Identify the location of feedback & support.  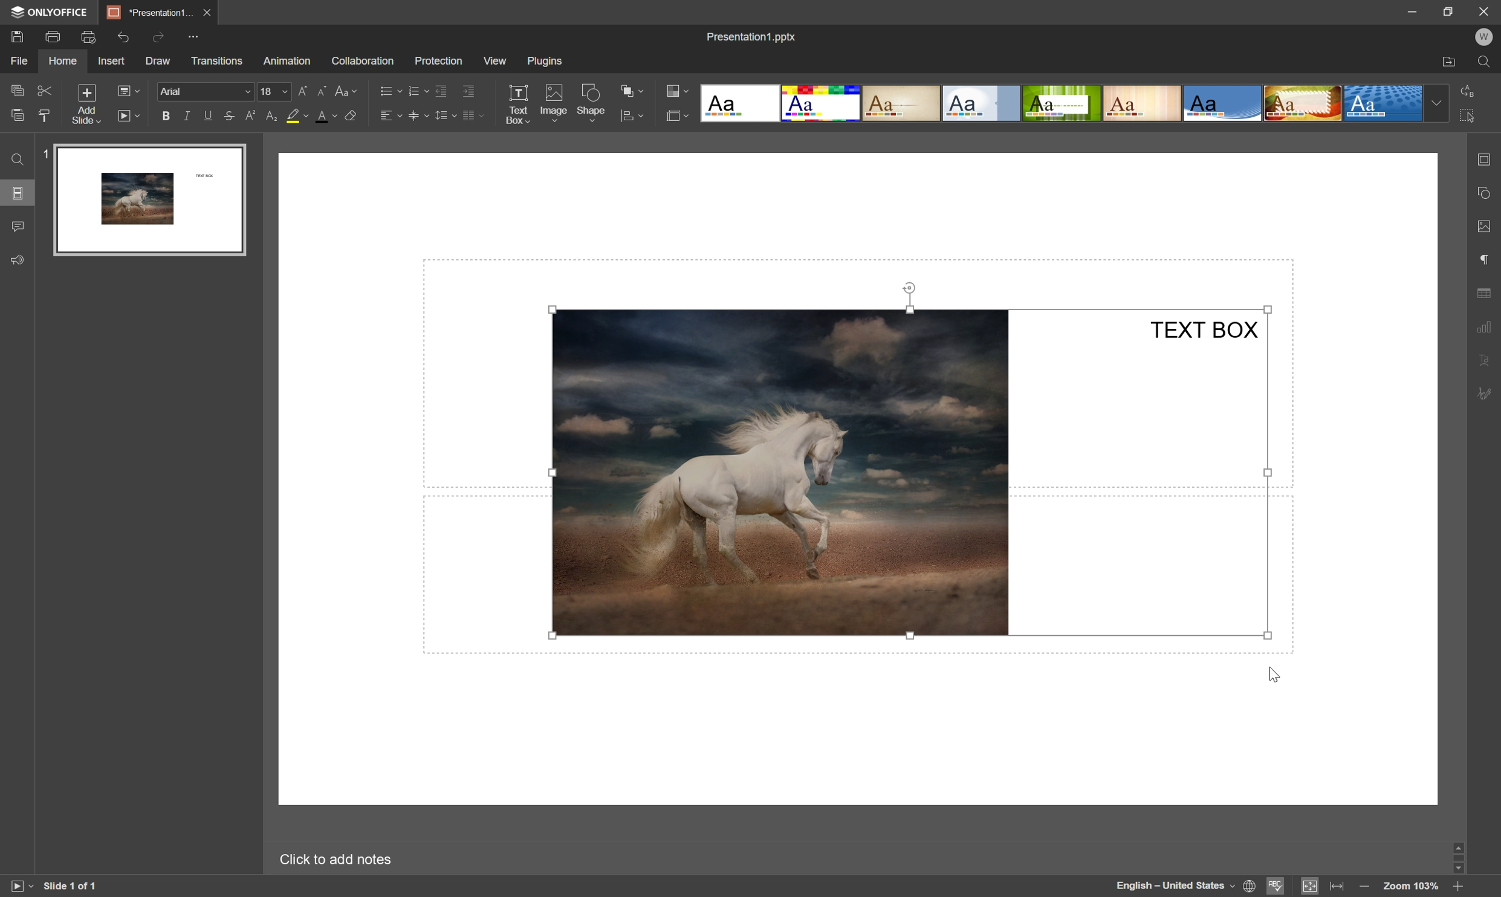
(17, 261).